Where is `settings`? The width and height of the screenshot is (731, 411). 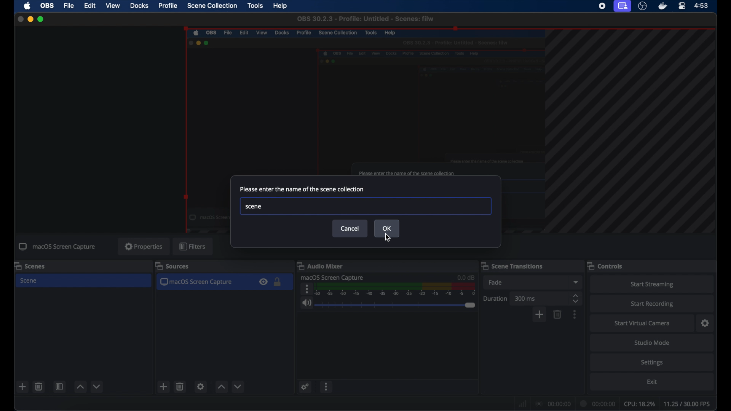 settings is located at coordinates (305, 387).